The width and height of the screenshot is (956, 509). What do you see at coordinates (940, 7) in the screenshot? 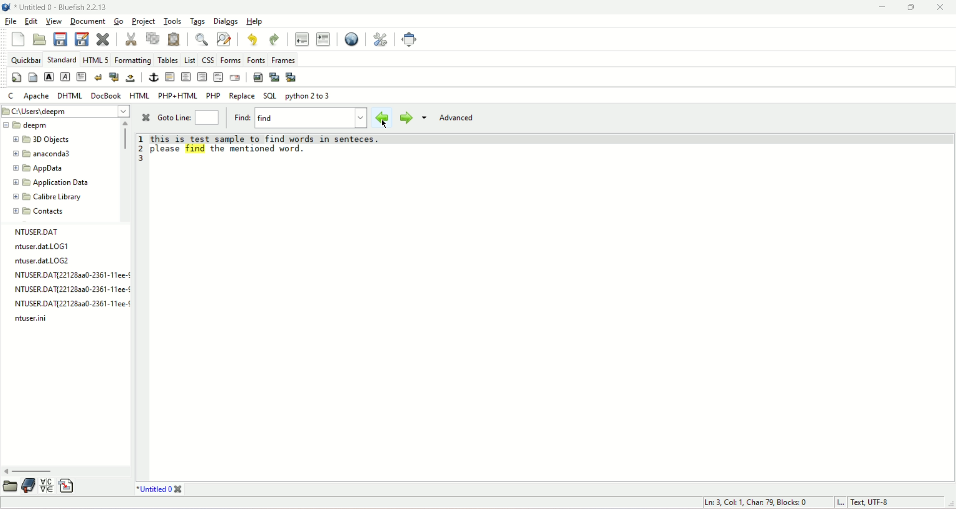
I see `close` at bounding box center [940, 7].